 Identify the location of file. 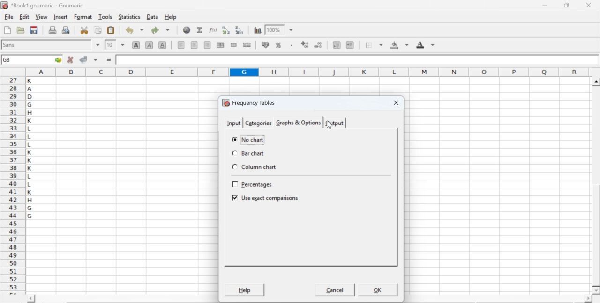
(8, 17).